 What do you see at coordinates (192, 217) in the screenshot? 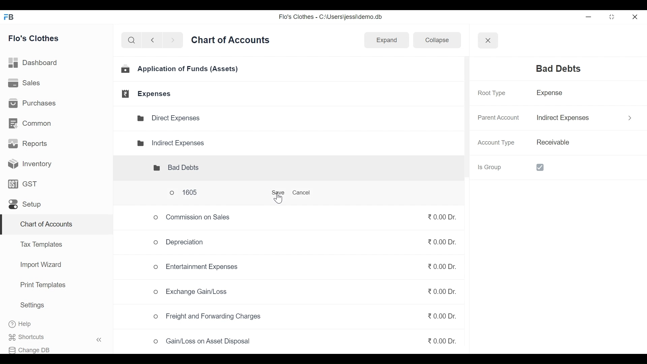
I see `Commission on Sales` at bounding box center [192, 217].